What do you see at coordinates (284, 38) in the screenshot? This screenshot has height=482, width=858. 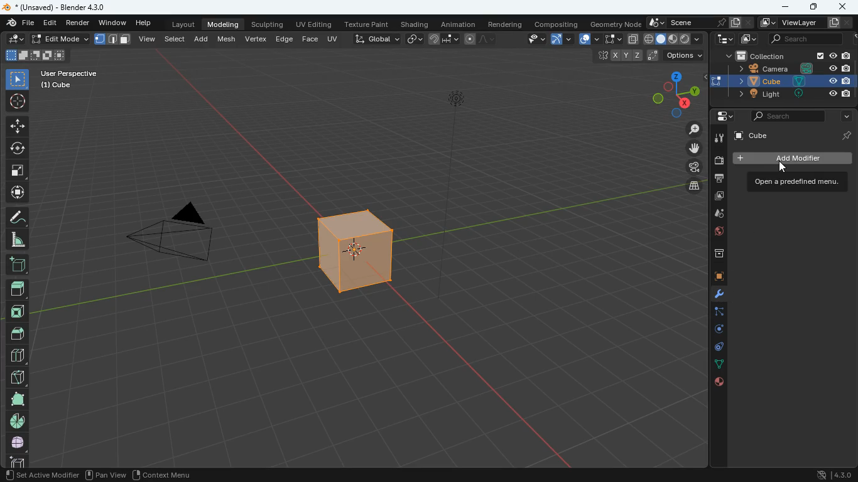 I see `edge` at bounding box center [284, 38].